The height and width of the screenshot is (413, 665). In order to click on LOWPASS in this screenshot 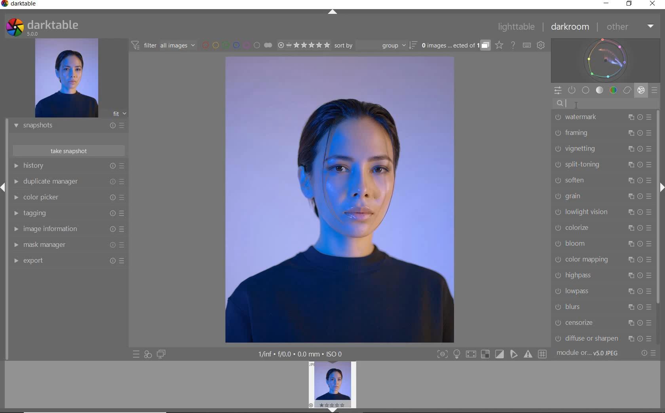, I will do `click(602, 291)`.